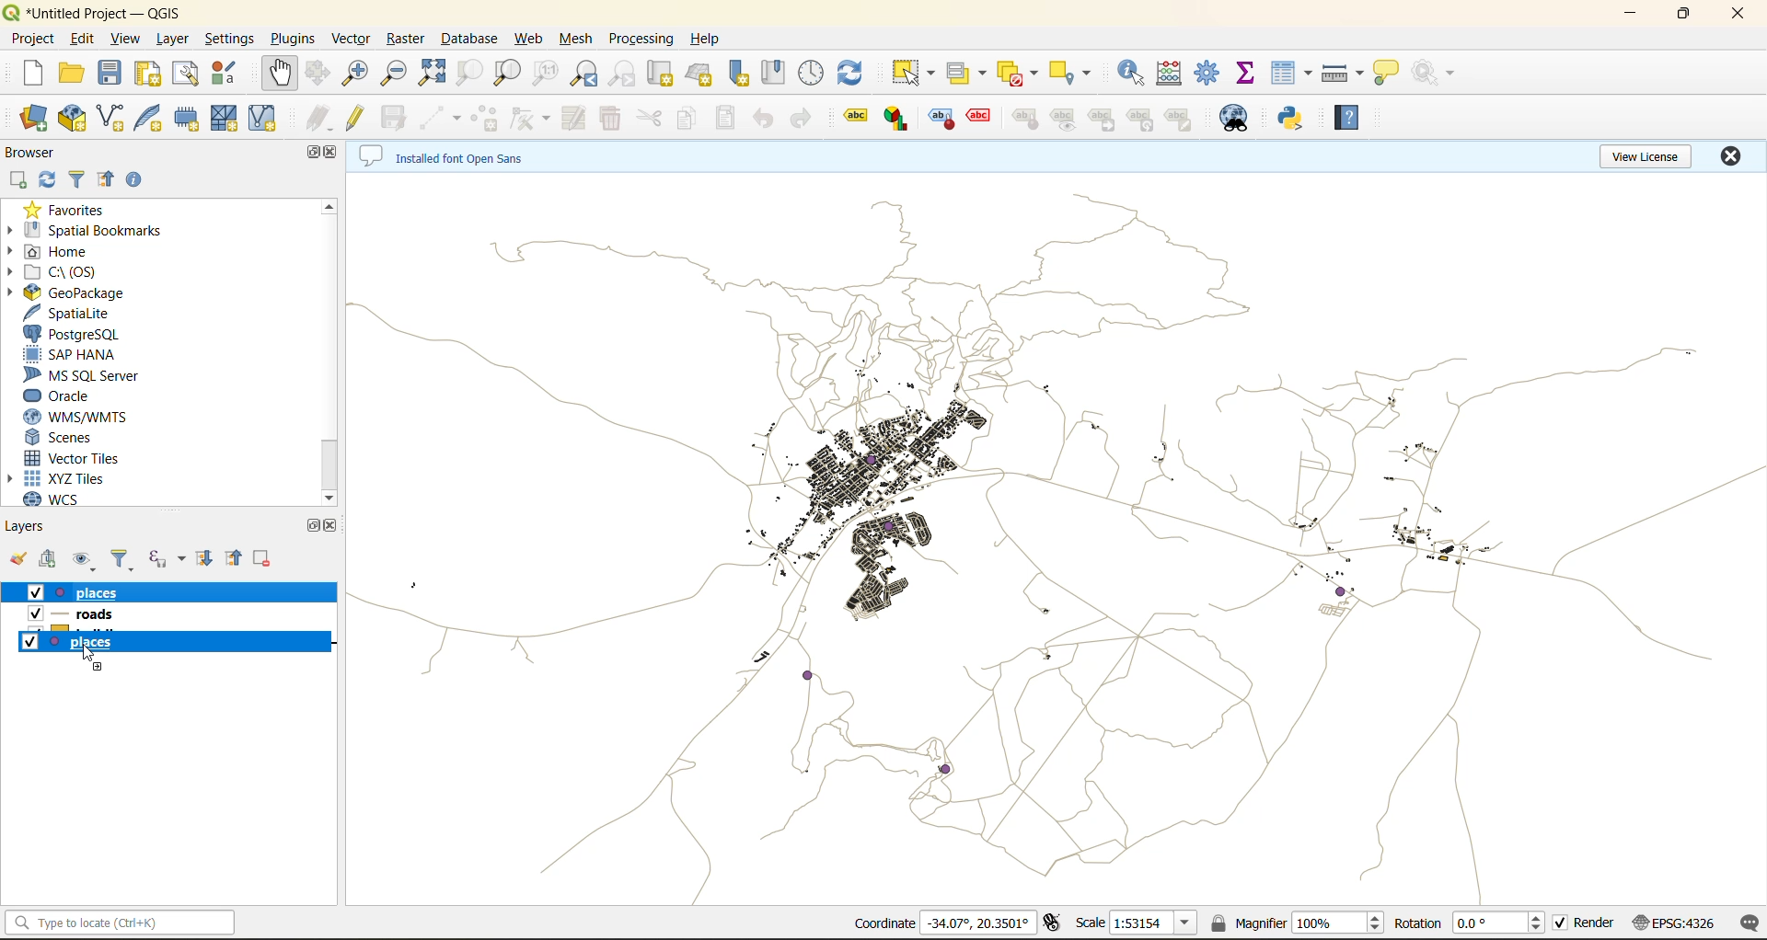 The height and width of the screenshot is (940, 1767). Describe the element at coordinates (114, 119) in the screenshot. I see `new shapefile` at that location.